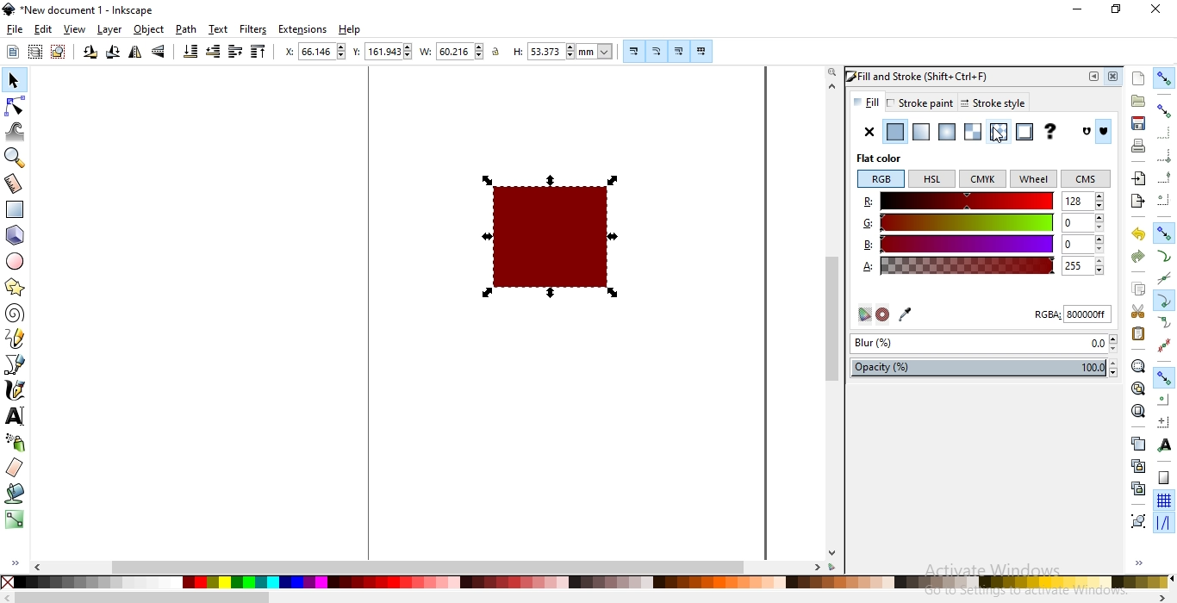 The image size is (1177, 603). Describe the element at coordinates (983, 179) in the screenshot. I see `CMYK` at that location.